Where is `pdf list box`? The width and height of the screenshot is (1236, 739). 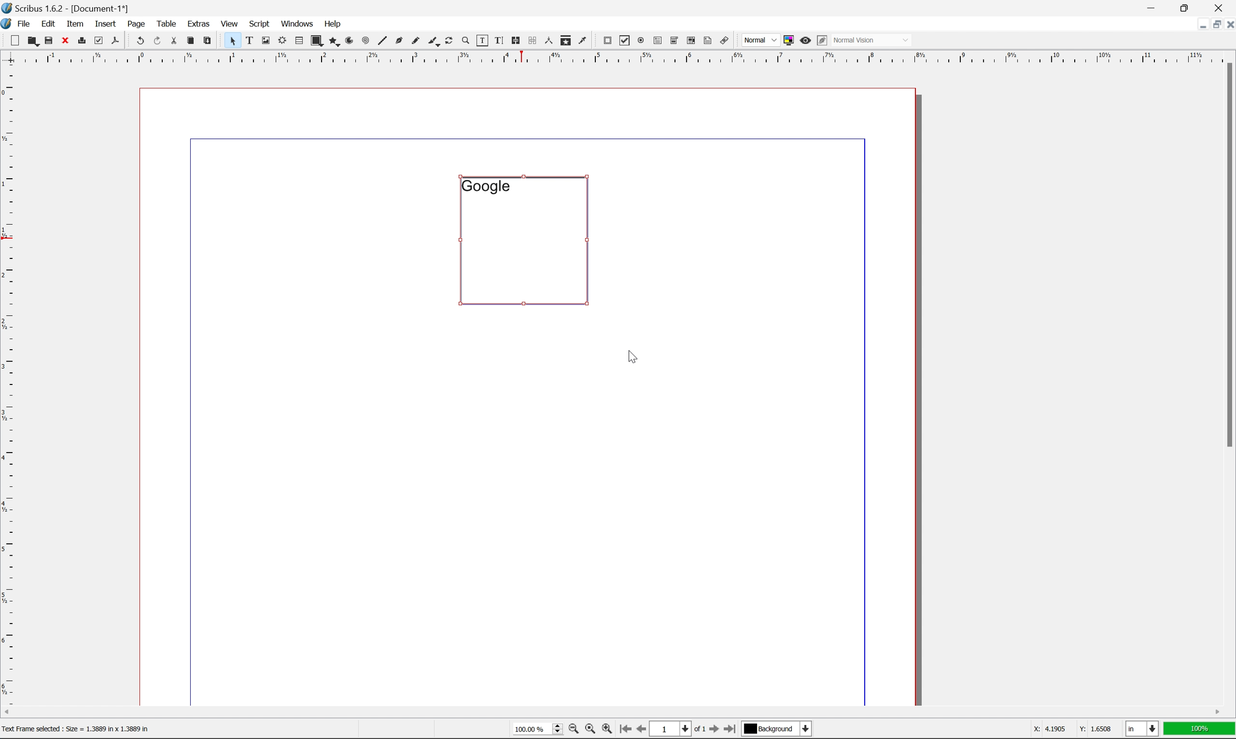
pdf list box is located at coordinates (690, 42).